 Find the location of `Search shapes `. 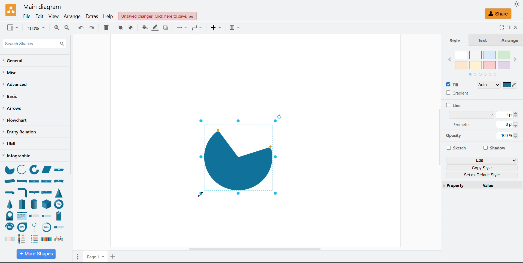

Search shapes  is located at coordinates (34, 43).